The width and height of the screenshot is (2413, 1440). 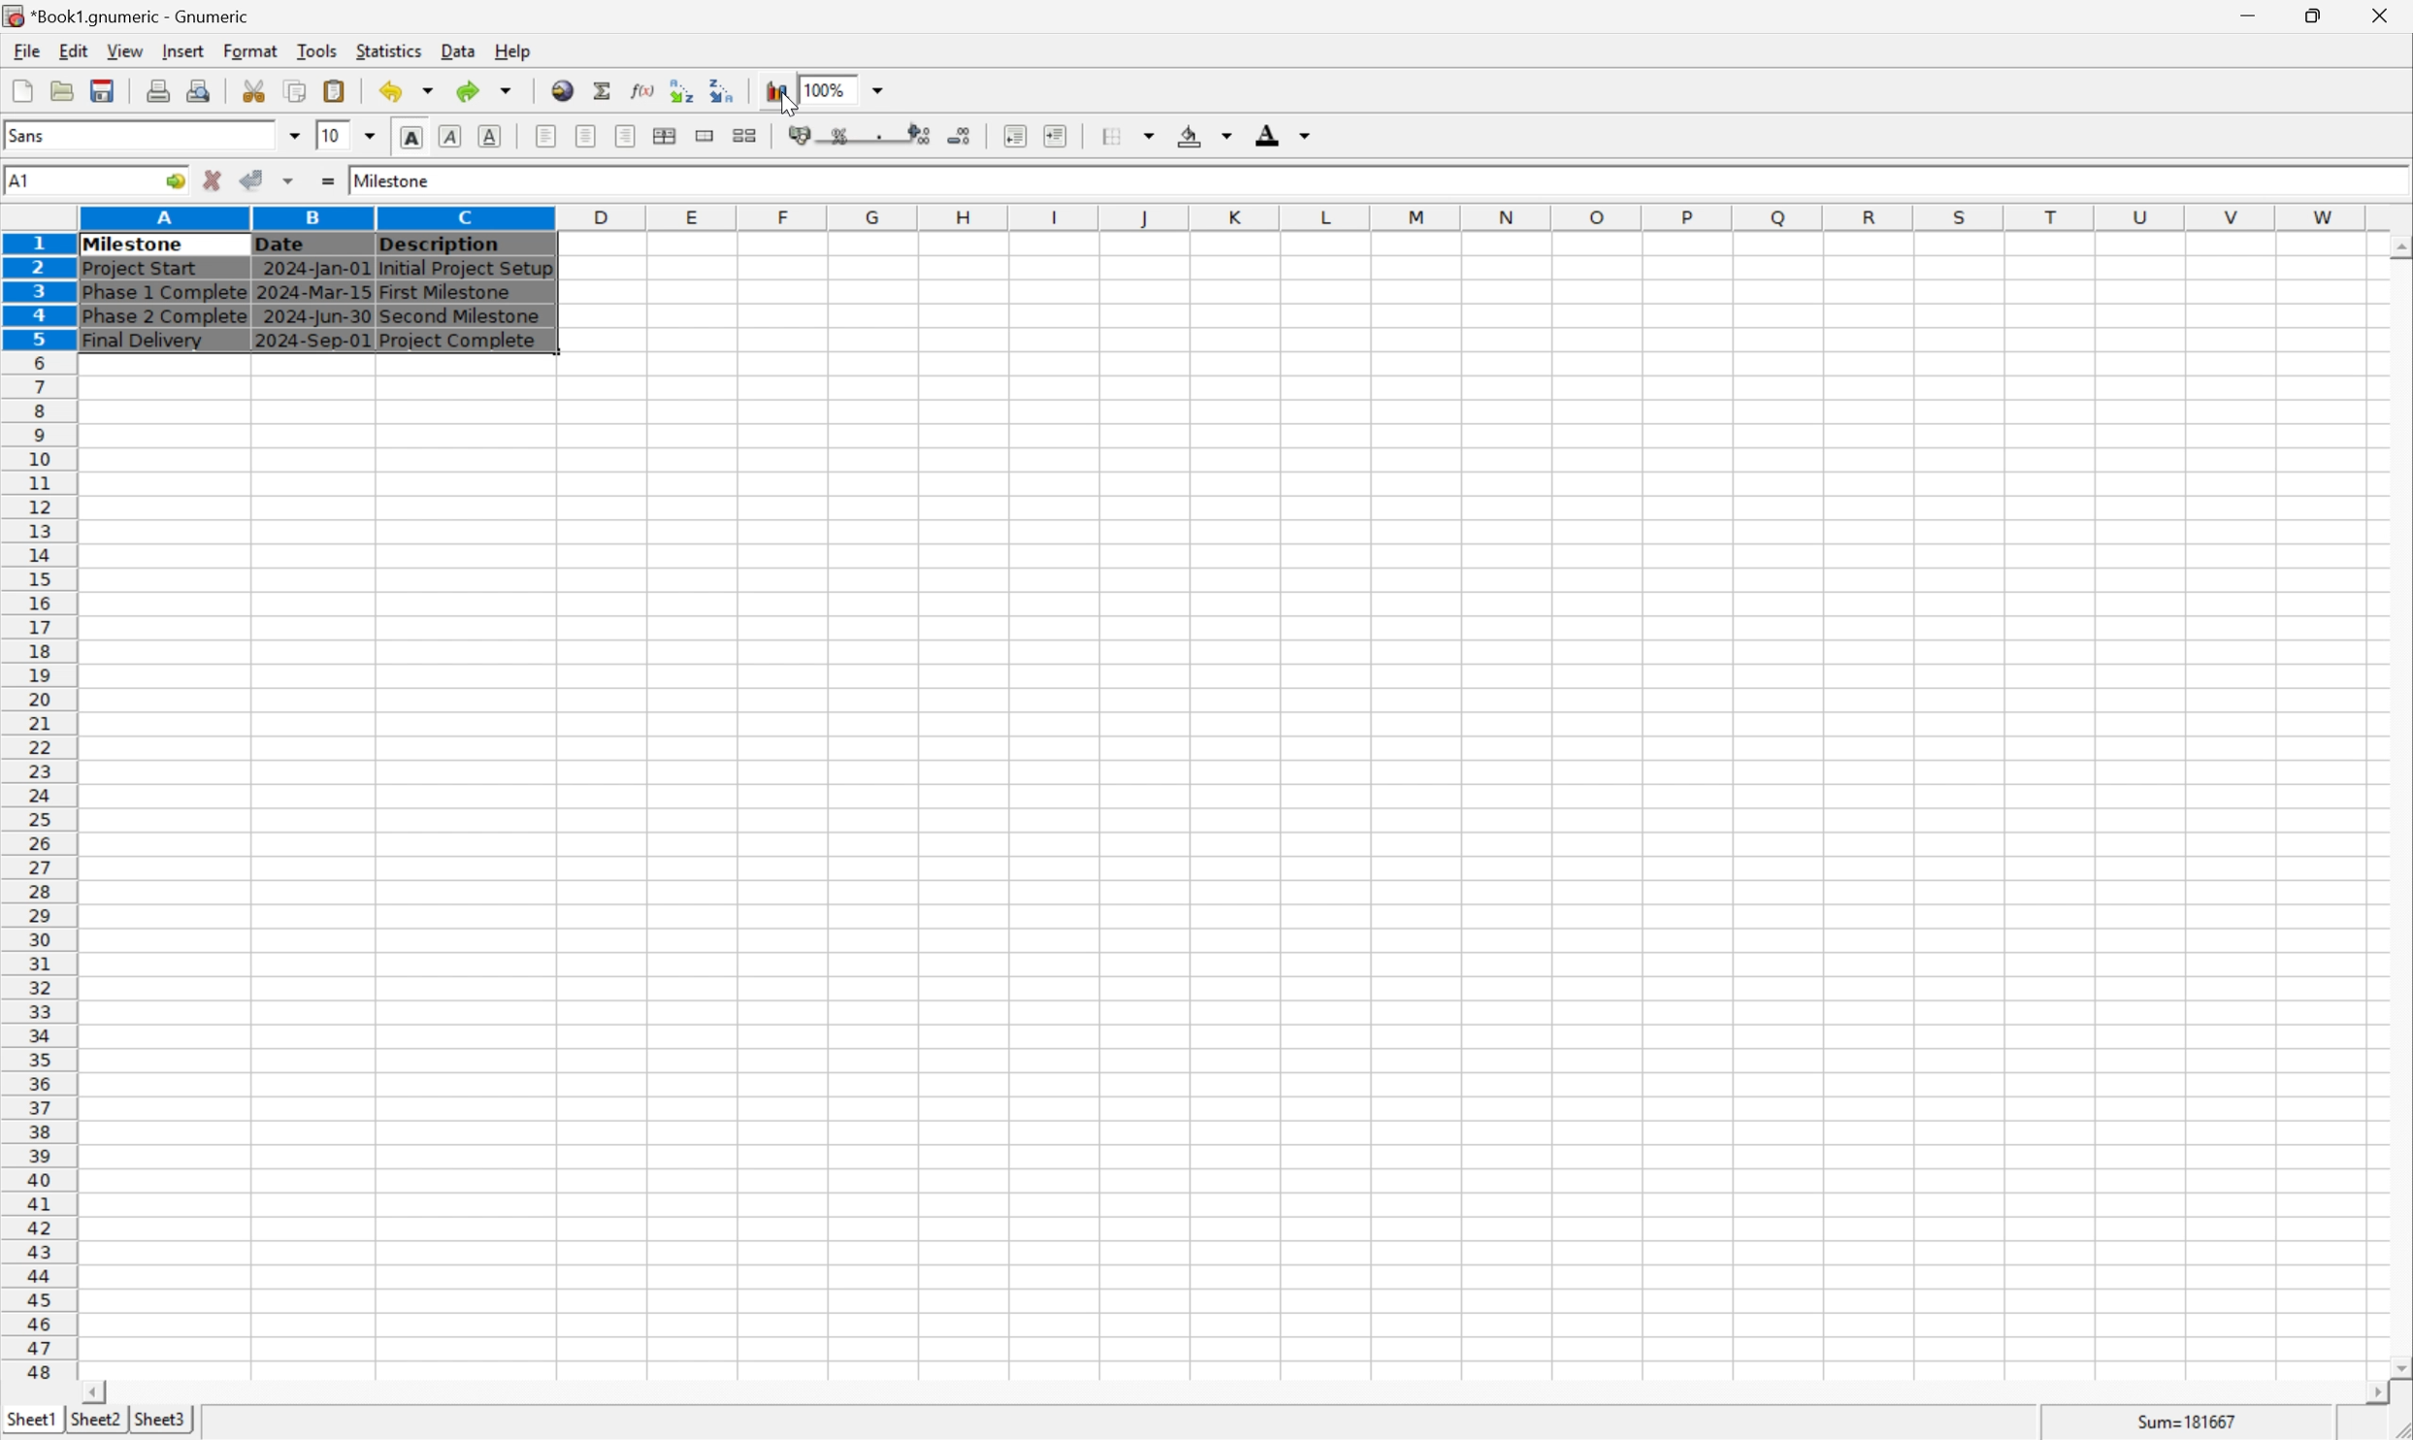 What do you see at coordinates (488, 89) in the screenshot?
I see `redo` at bounding box center [488, 89].